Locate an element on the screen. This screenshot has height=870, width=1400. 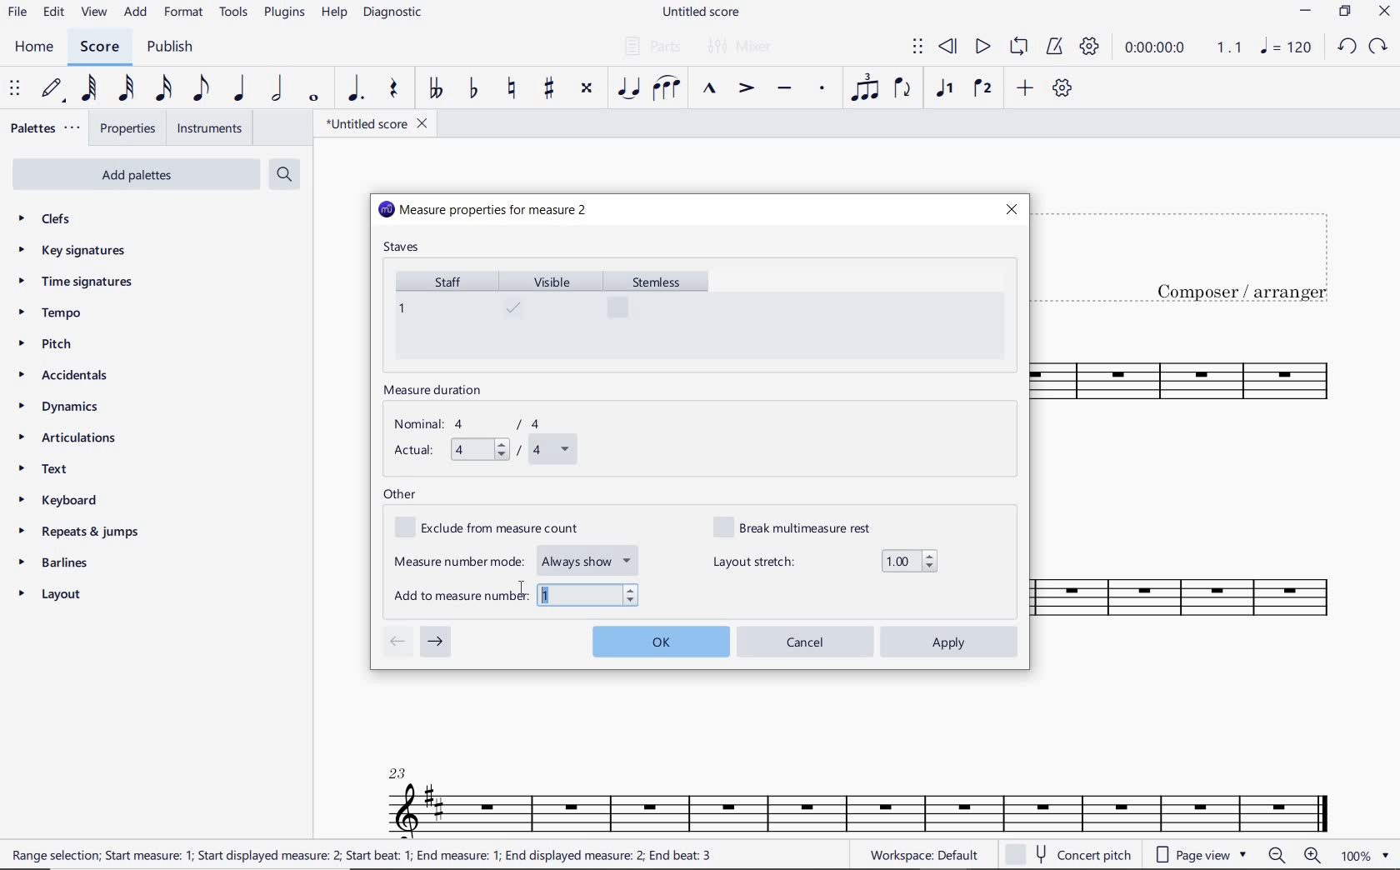
measure properties for measure 2 is located at coordinates (484, 211).